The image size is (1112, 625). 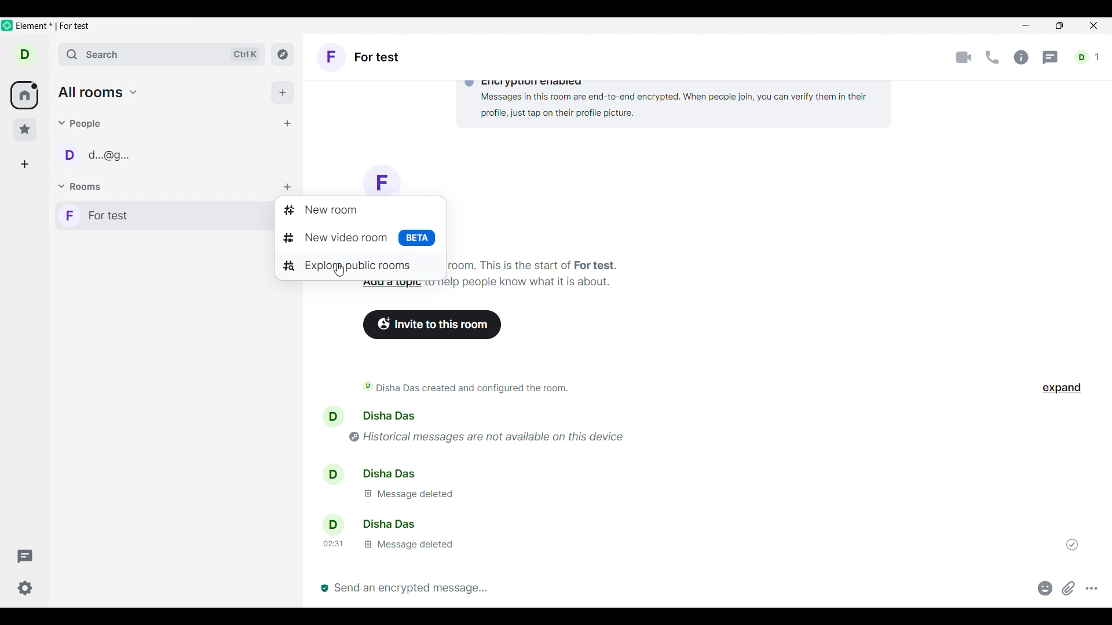 I want to click on Expand, so click(x=1062, y=388).